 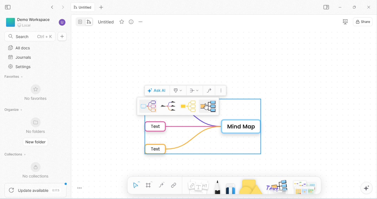 What do you see at coordinates (108, 22) in the screenshot?
I see `tab name` at bounding box center [108, 22].